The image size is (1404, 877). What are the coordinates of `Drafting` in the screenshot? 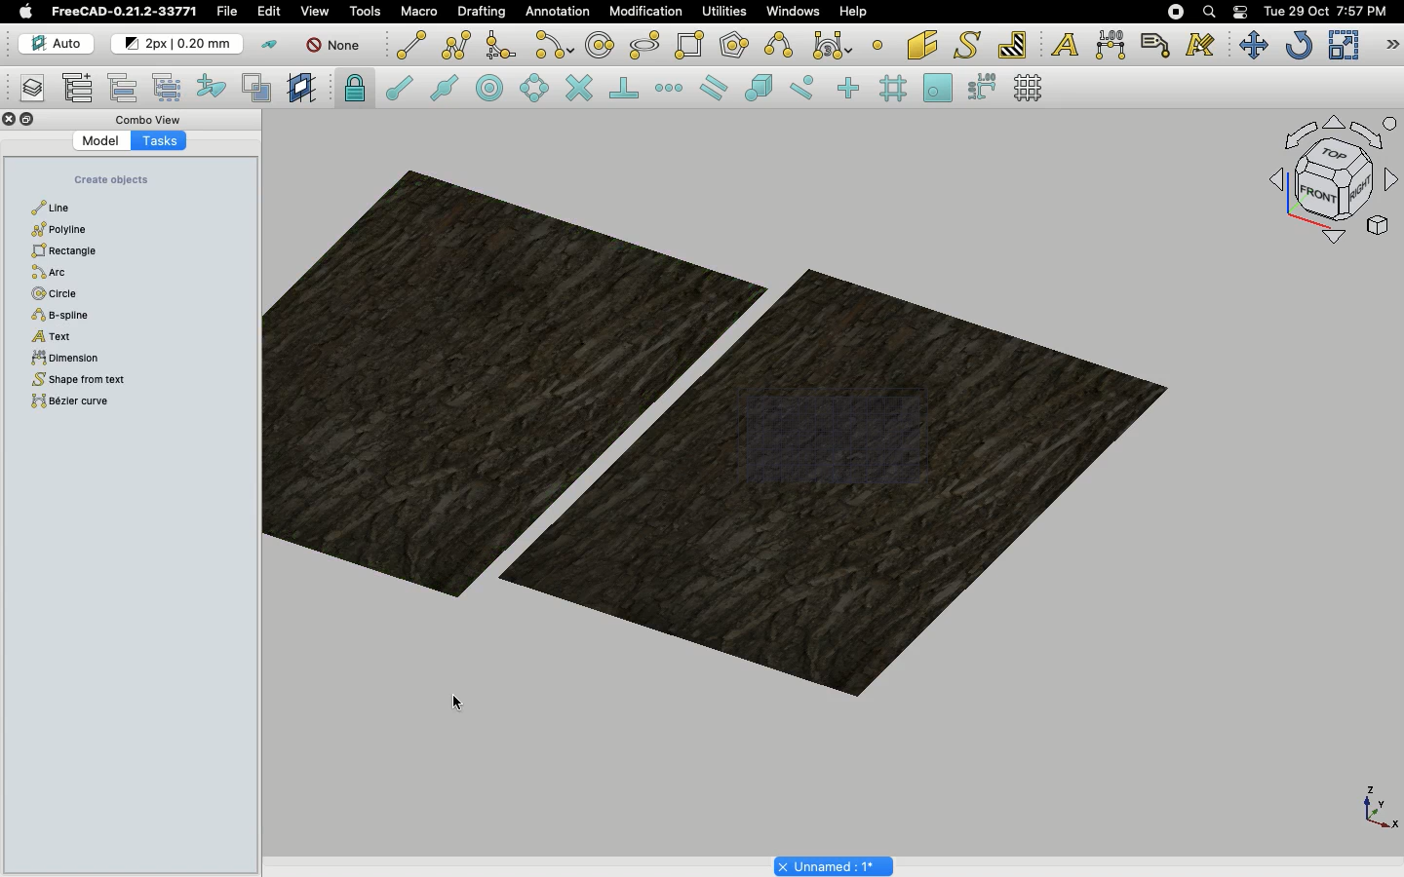 It's located at (484, 11).